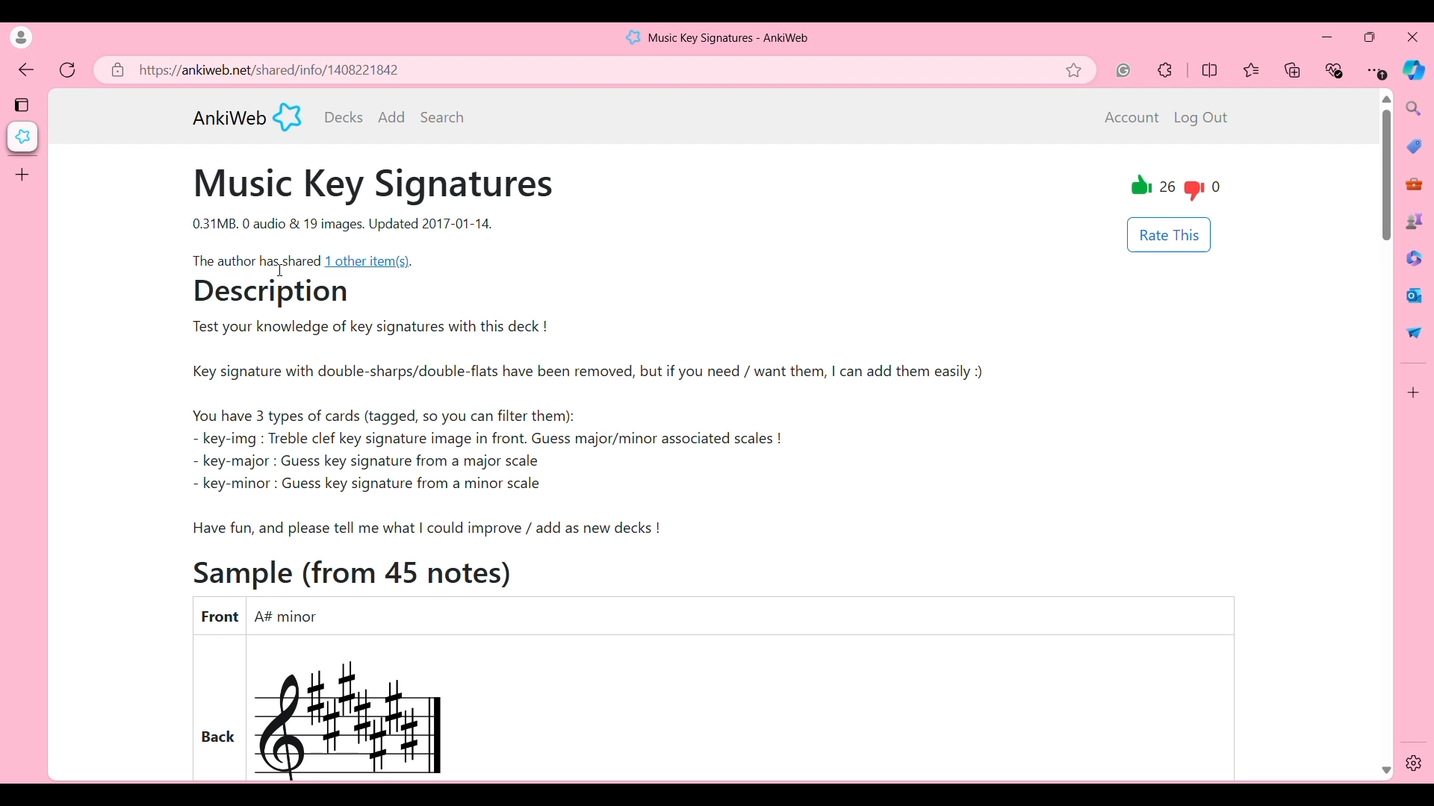 This screenshot has height=806, width=1434. I want to click on Cursor, so click(279, 269).